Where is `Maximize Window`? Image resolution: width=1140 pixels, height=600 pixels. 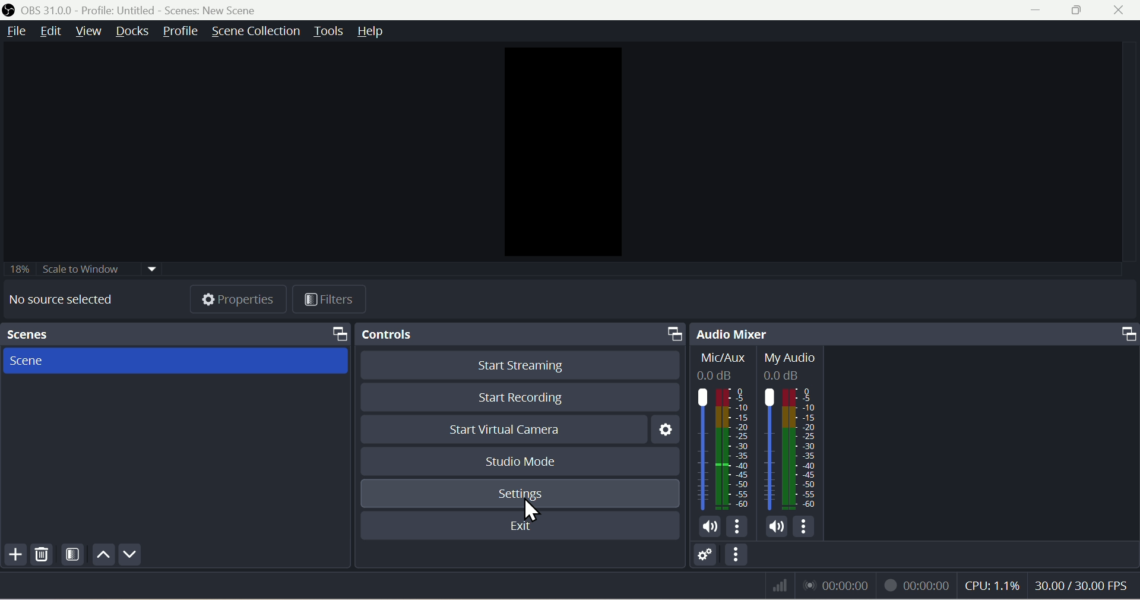 Maximize Window is located at coordinates (1125, 335).